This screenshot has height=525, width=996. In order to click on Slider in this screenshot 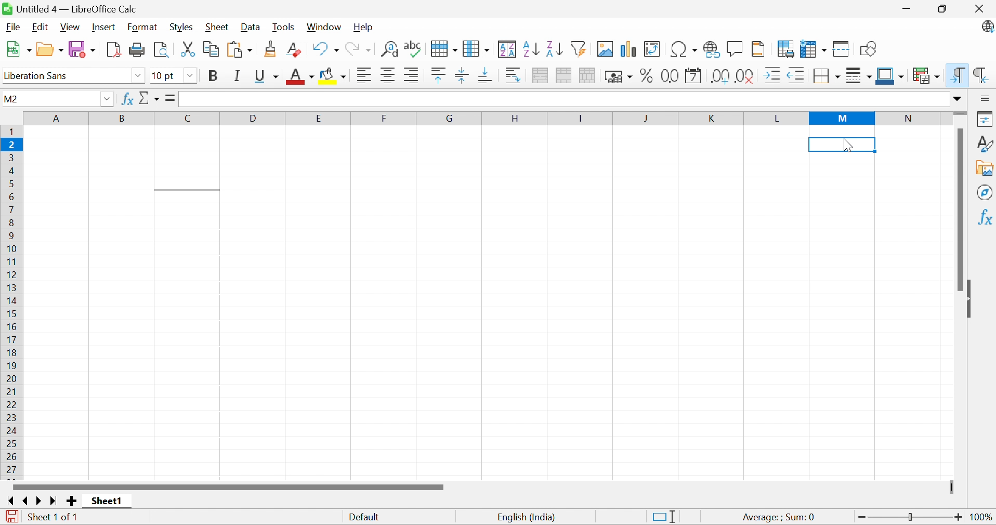, I will do `click(960, 114)`.